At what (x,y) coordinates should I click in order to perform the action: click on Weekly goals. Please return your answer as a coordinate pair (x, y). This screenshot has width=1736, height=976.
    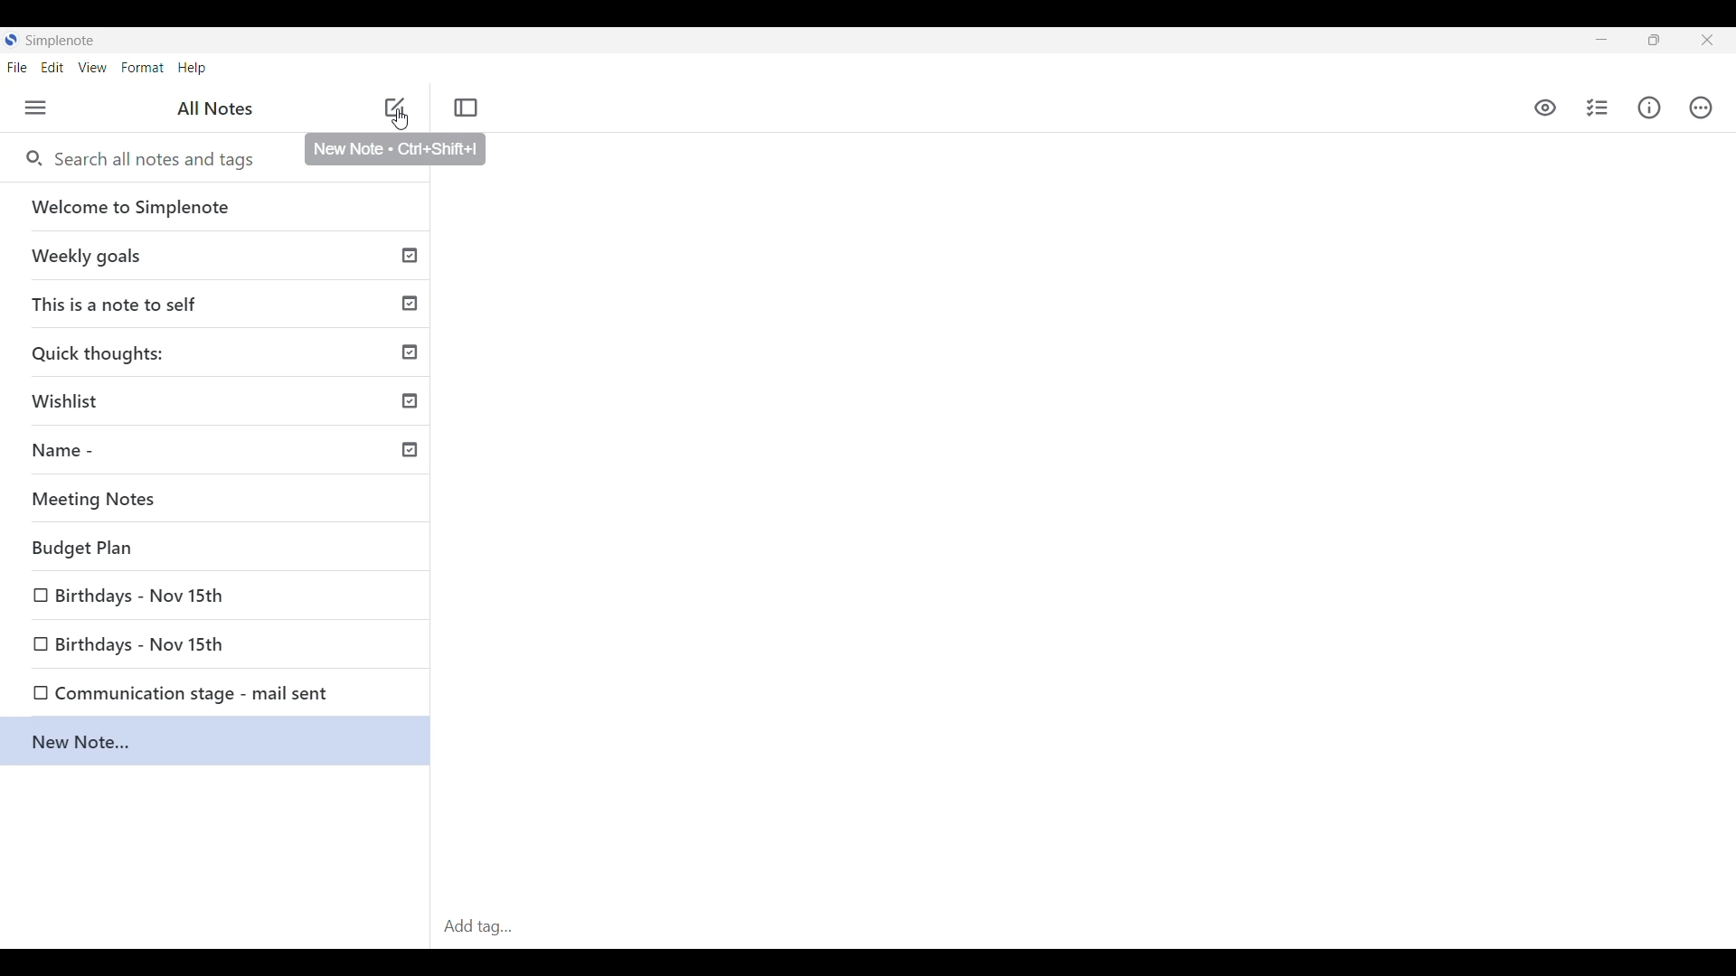
    Looking at the image, I should click on (215, 255).